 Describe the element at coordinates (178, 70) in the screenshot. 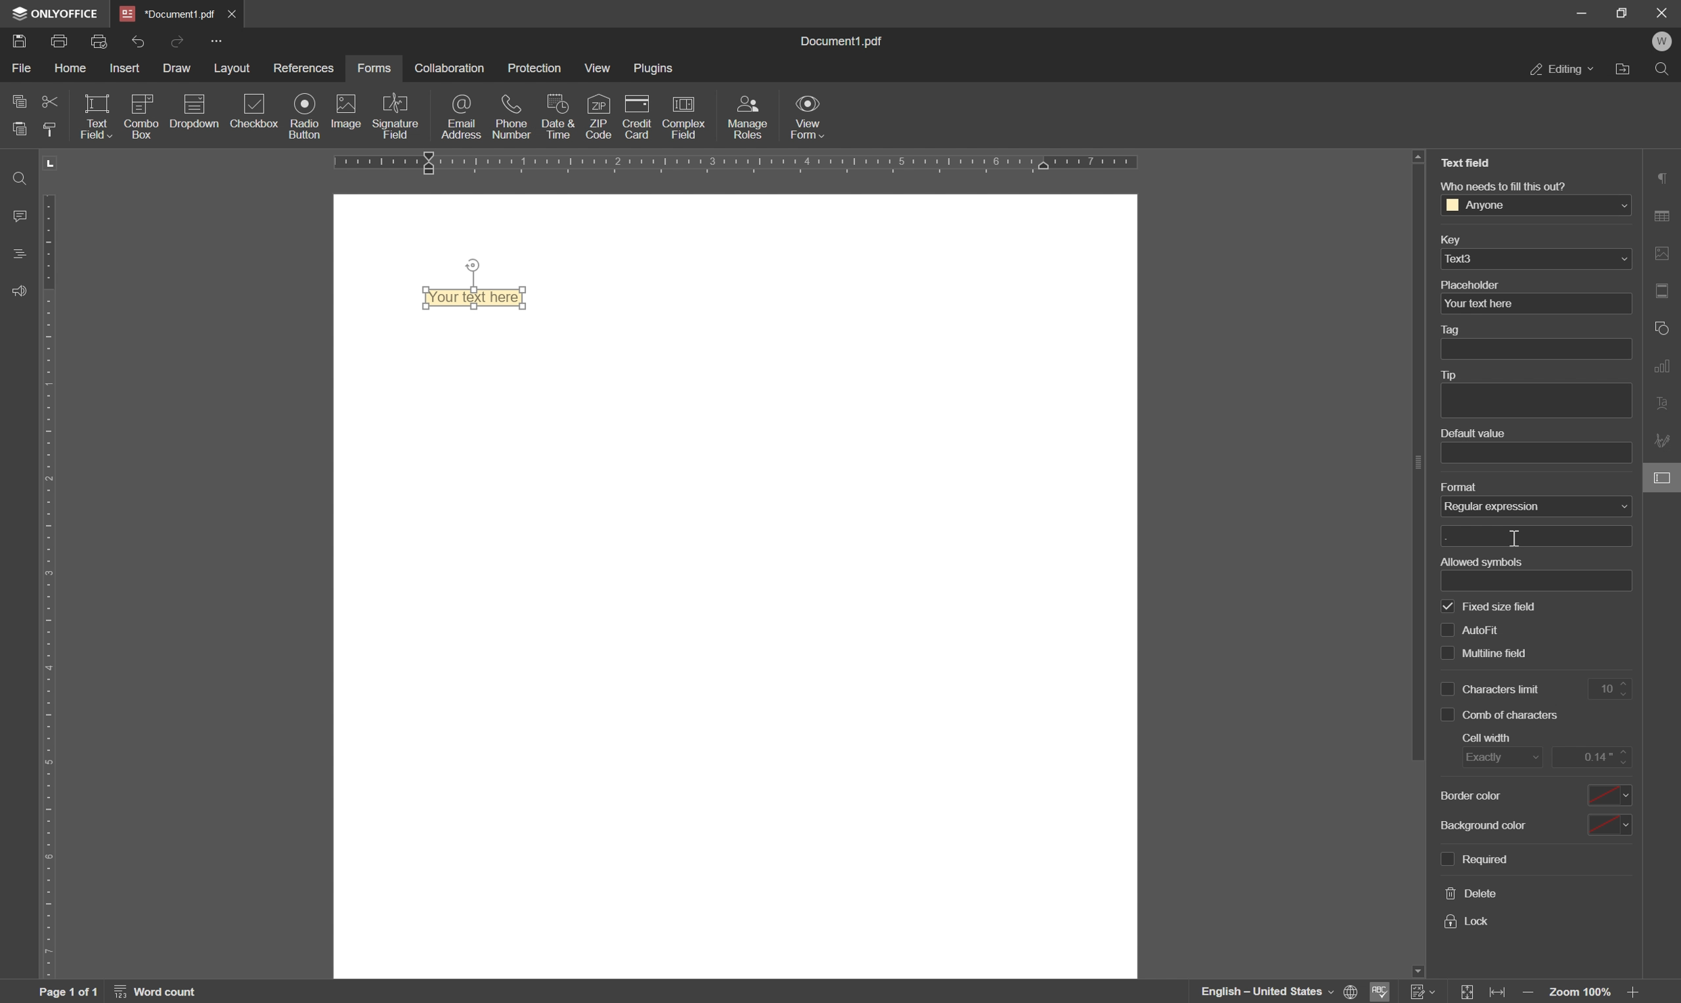

I see `draw` at that location.